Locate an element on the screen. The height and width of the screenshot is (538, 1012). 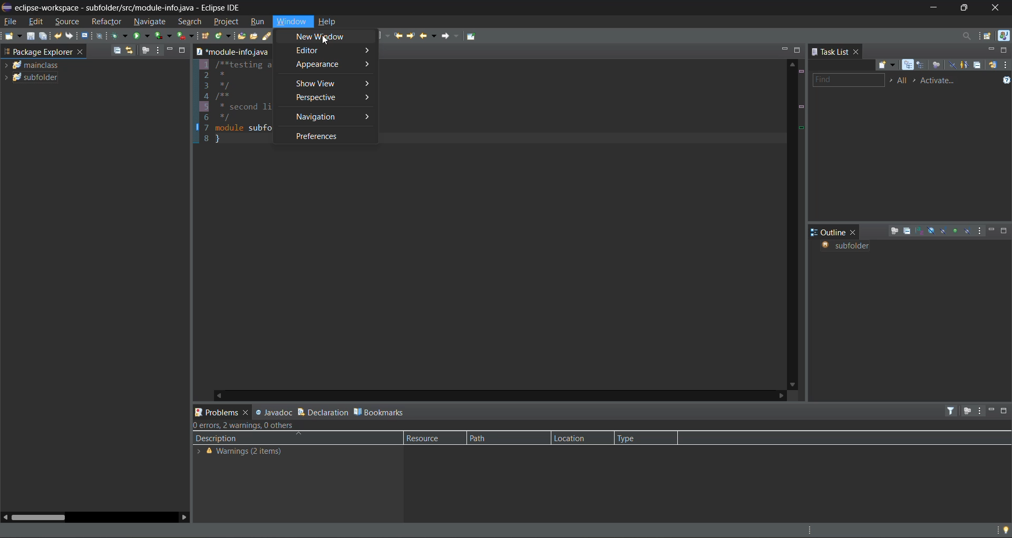
coverage is located at coordinates (166, 36).